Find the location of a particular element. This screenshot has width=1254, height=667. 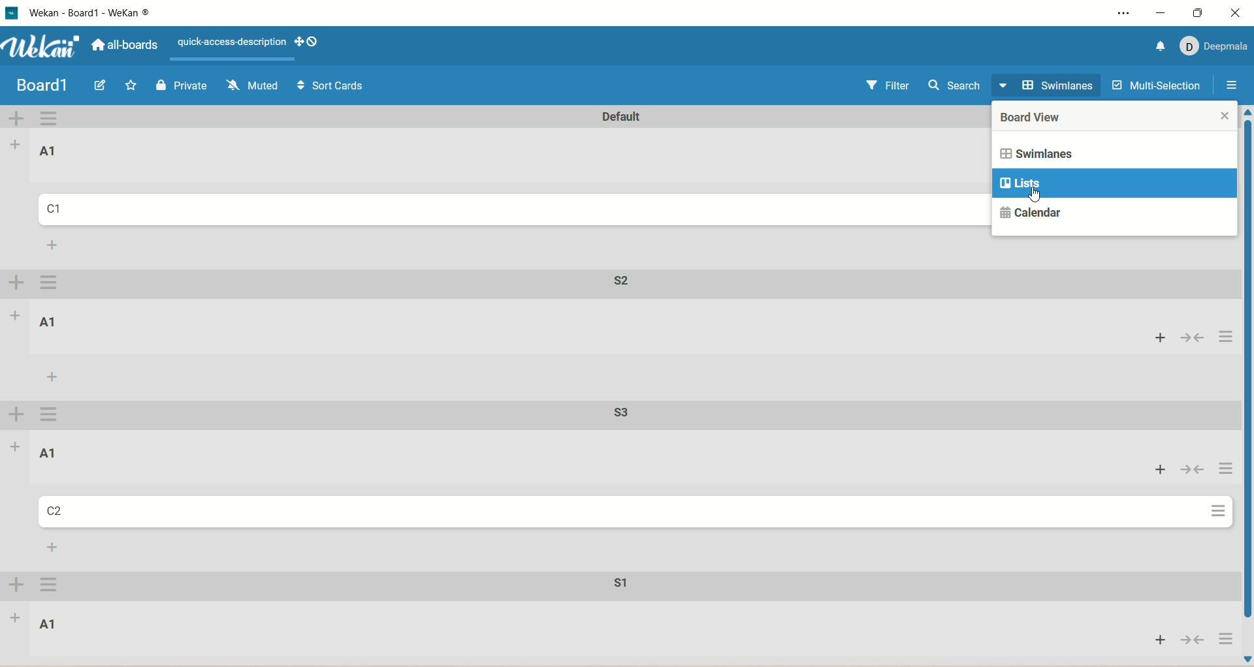

card title is located at coordinates (61, 211).